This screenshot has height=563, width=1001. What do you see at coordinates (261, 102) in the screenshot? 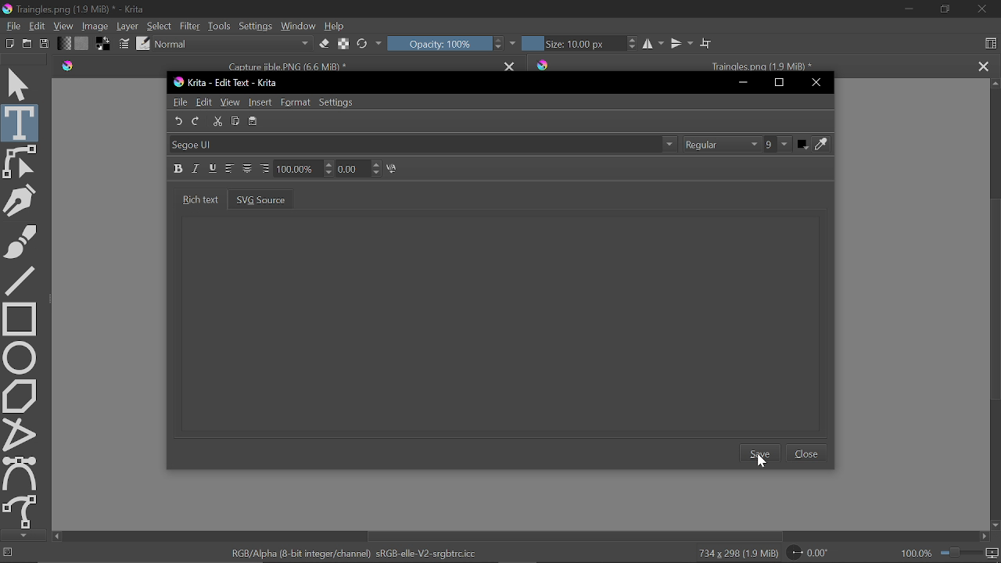
I see `Insert` at bounding box center [261, 102].